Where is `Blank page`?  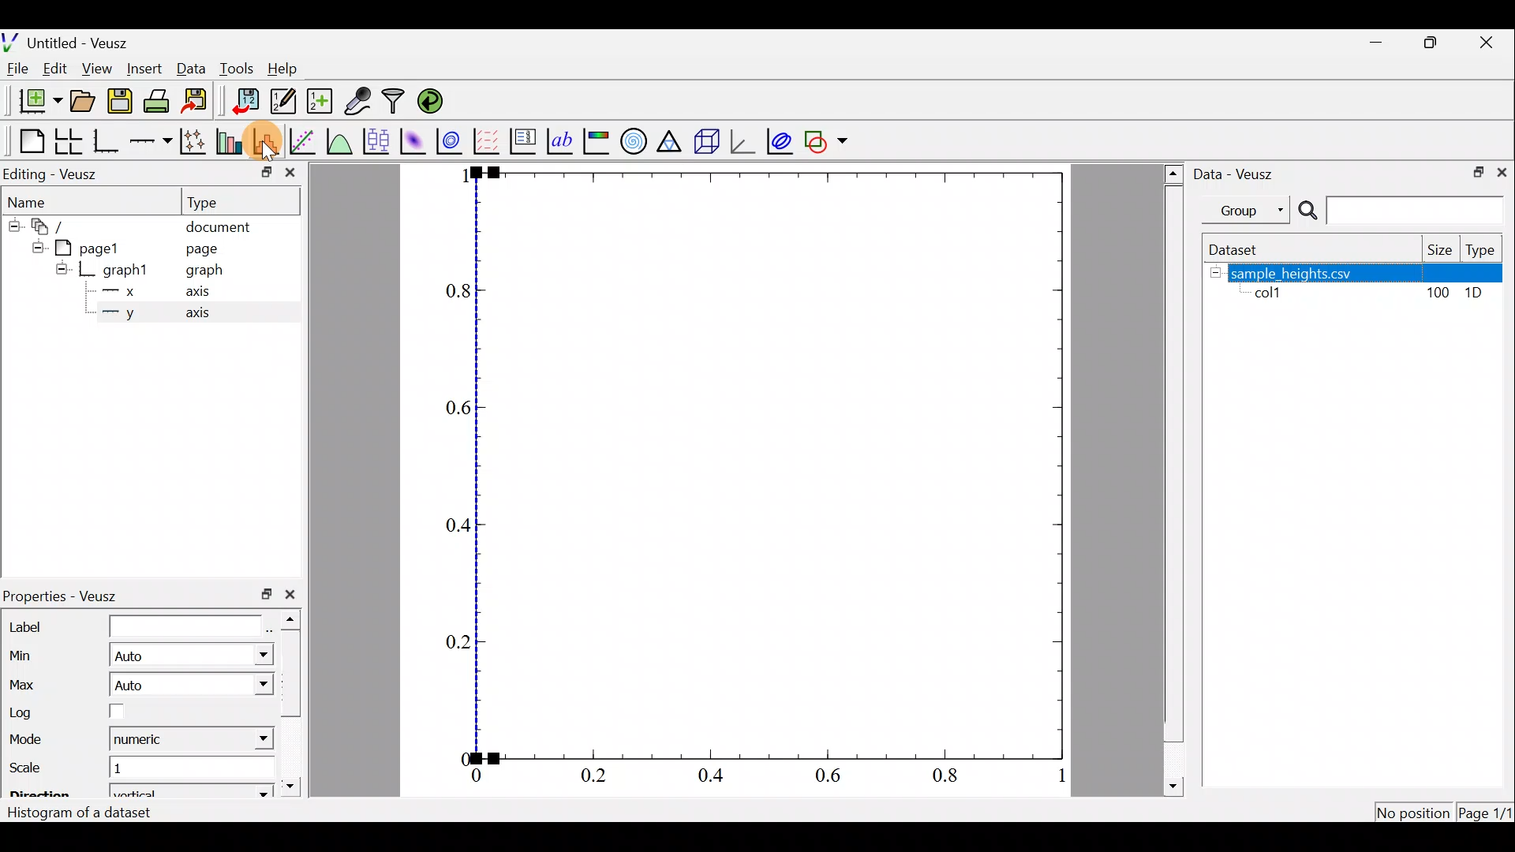
Blank page is located at coordinates (27, 140).